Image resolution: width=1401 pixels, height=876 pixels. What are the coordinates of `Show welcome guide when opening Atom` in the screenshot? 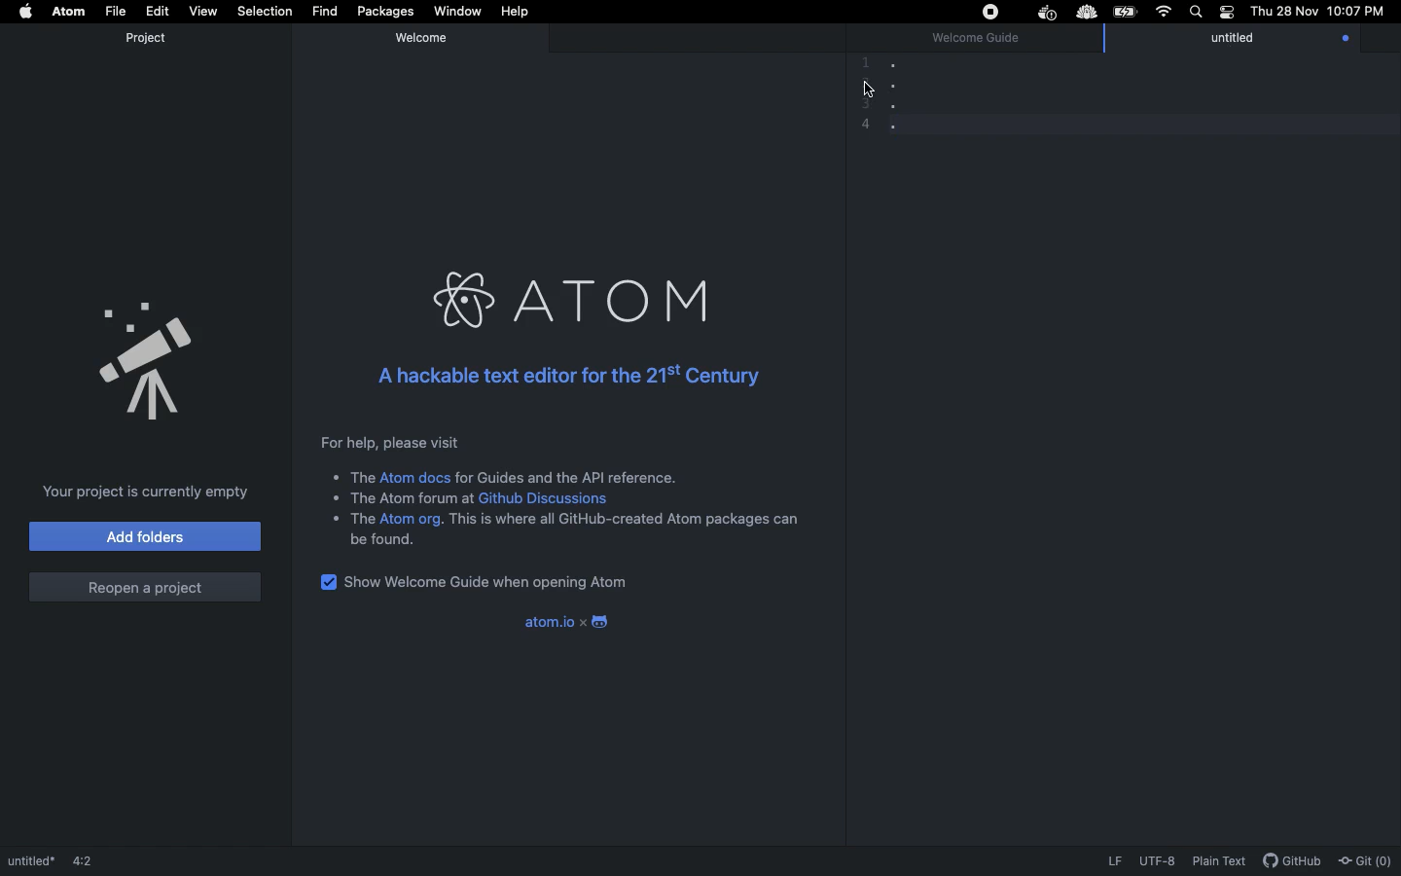 It's located at (496, 582).